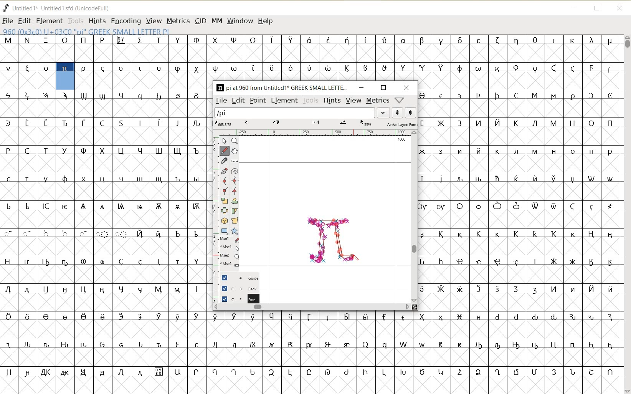 This screenshot has width=631, height=394. Describe the element at coordinates (238, 101) in the screenshot. I see `EDIT` at that location.